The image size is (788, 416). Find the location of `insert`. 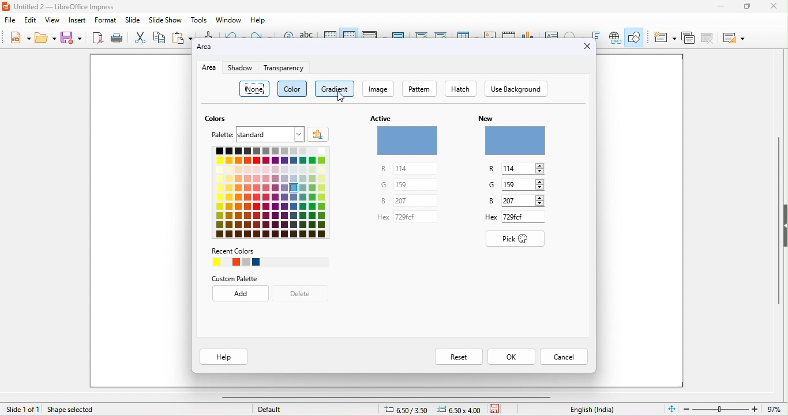

insert is located at coordinates (76, 20).